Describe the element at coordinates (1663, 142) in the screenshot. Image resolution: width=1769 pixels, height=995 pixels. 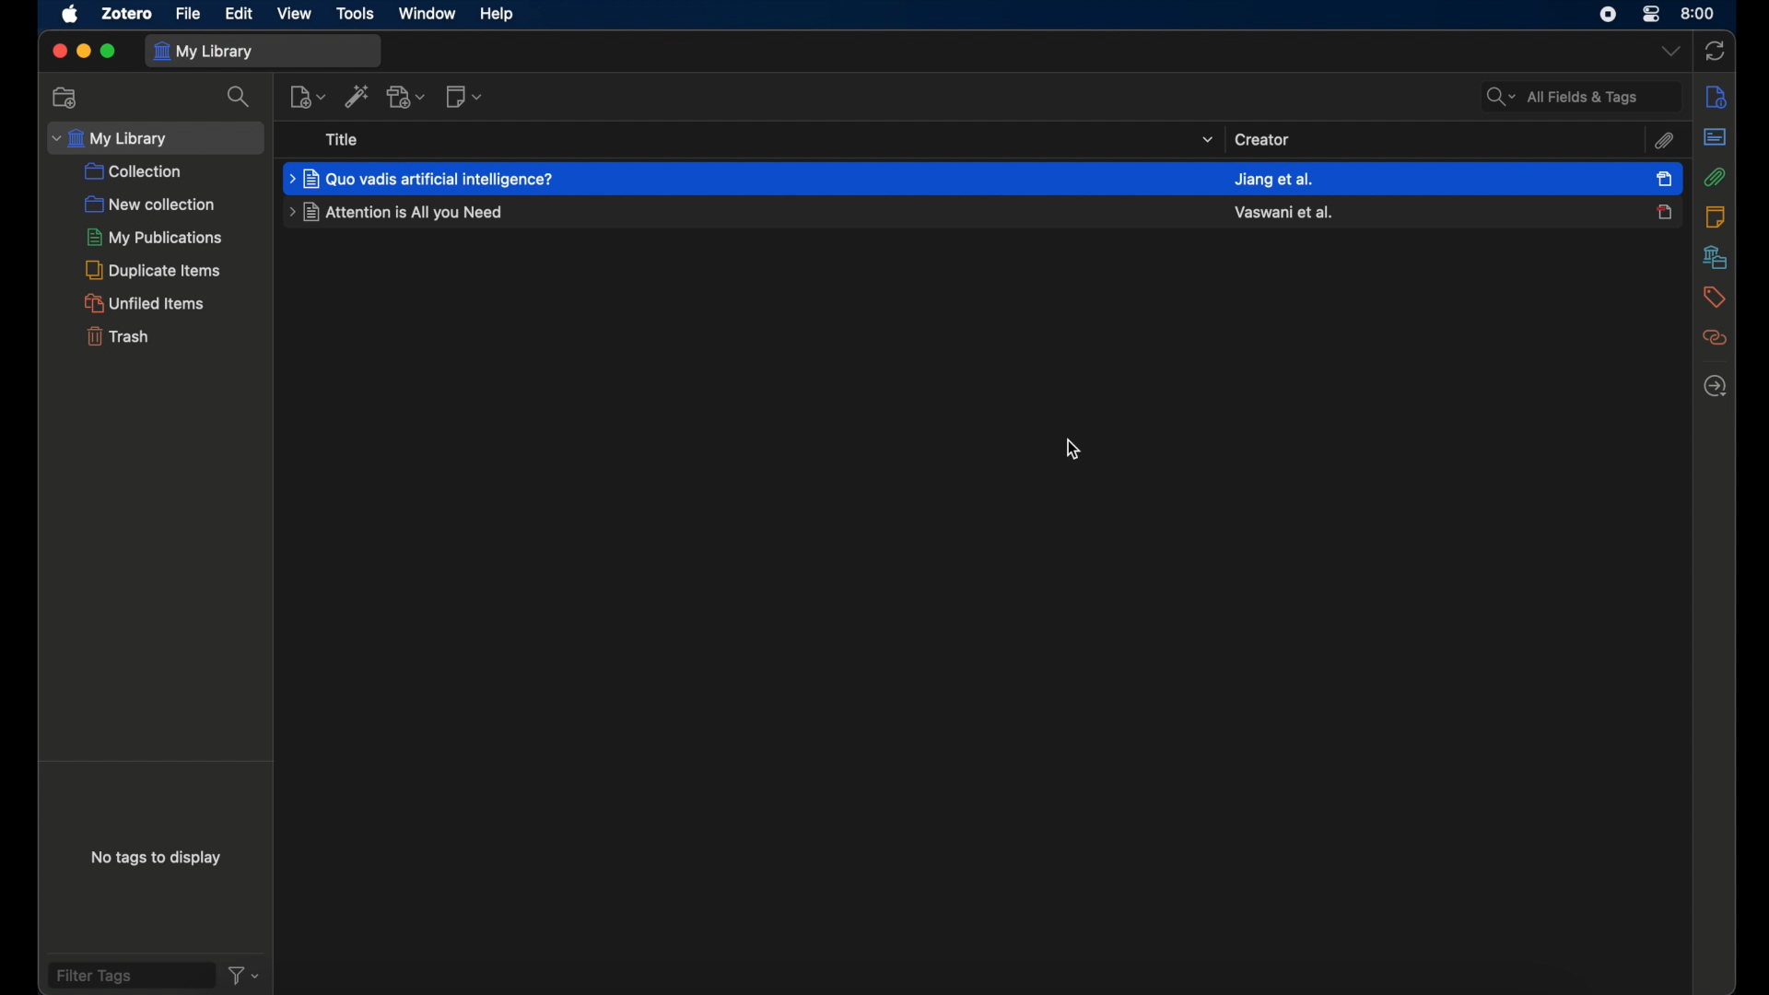
I see `attachments` at that location.